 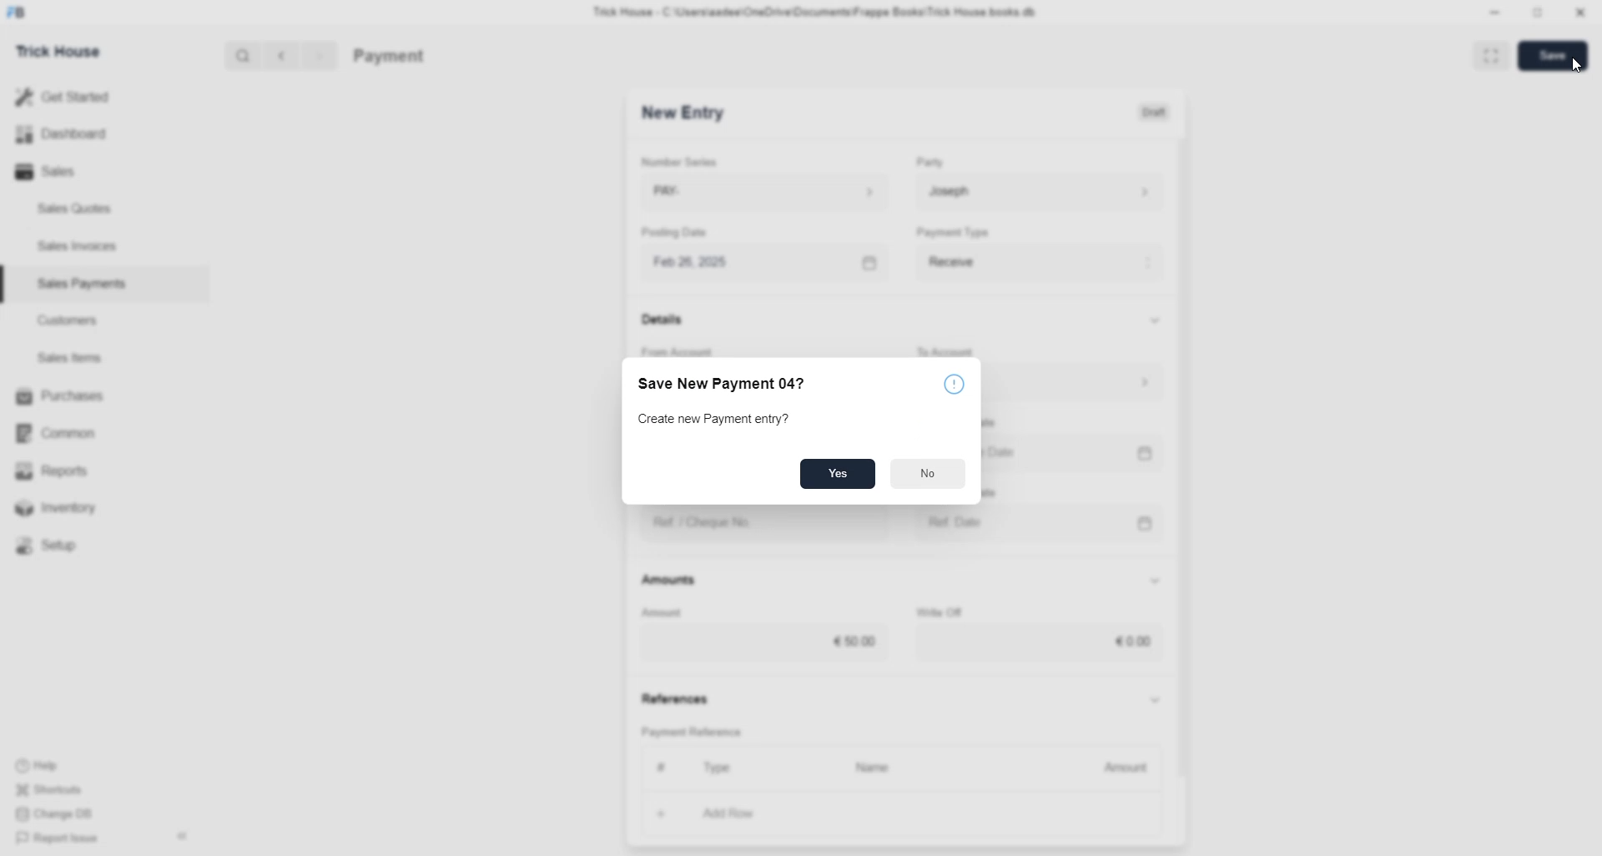 I want to click on Payment Reference, so click(x=695, y=730).